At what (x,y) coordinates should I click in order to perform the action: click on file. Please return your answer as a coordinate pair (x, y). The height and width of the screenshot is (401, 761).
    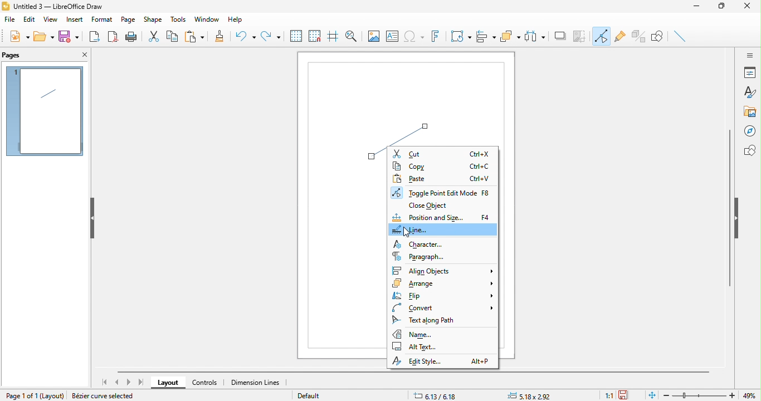
    Looking at the image, I should click on (12, 21).